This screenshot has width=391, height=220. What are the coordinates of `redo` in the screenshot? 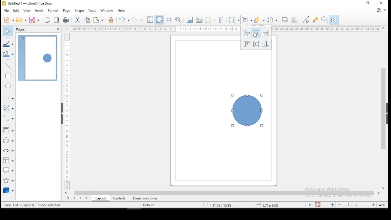 It's located at (137, 19).